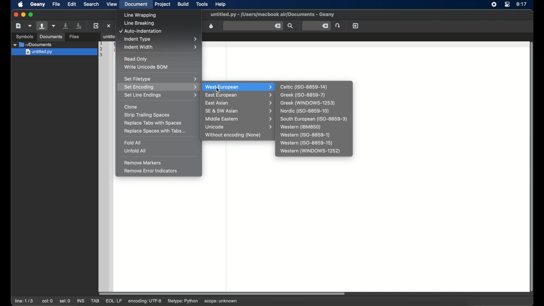  What do you see at coordinates (71, 4) in the screenshot?
I see `edit` at bounding box center [71, 4].